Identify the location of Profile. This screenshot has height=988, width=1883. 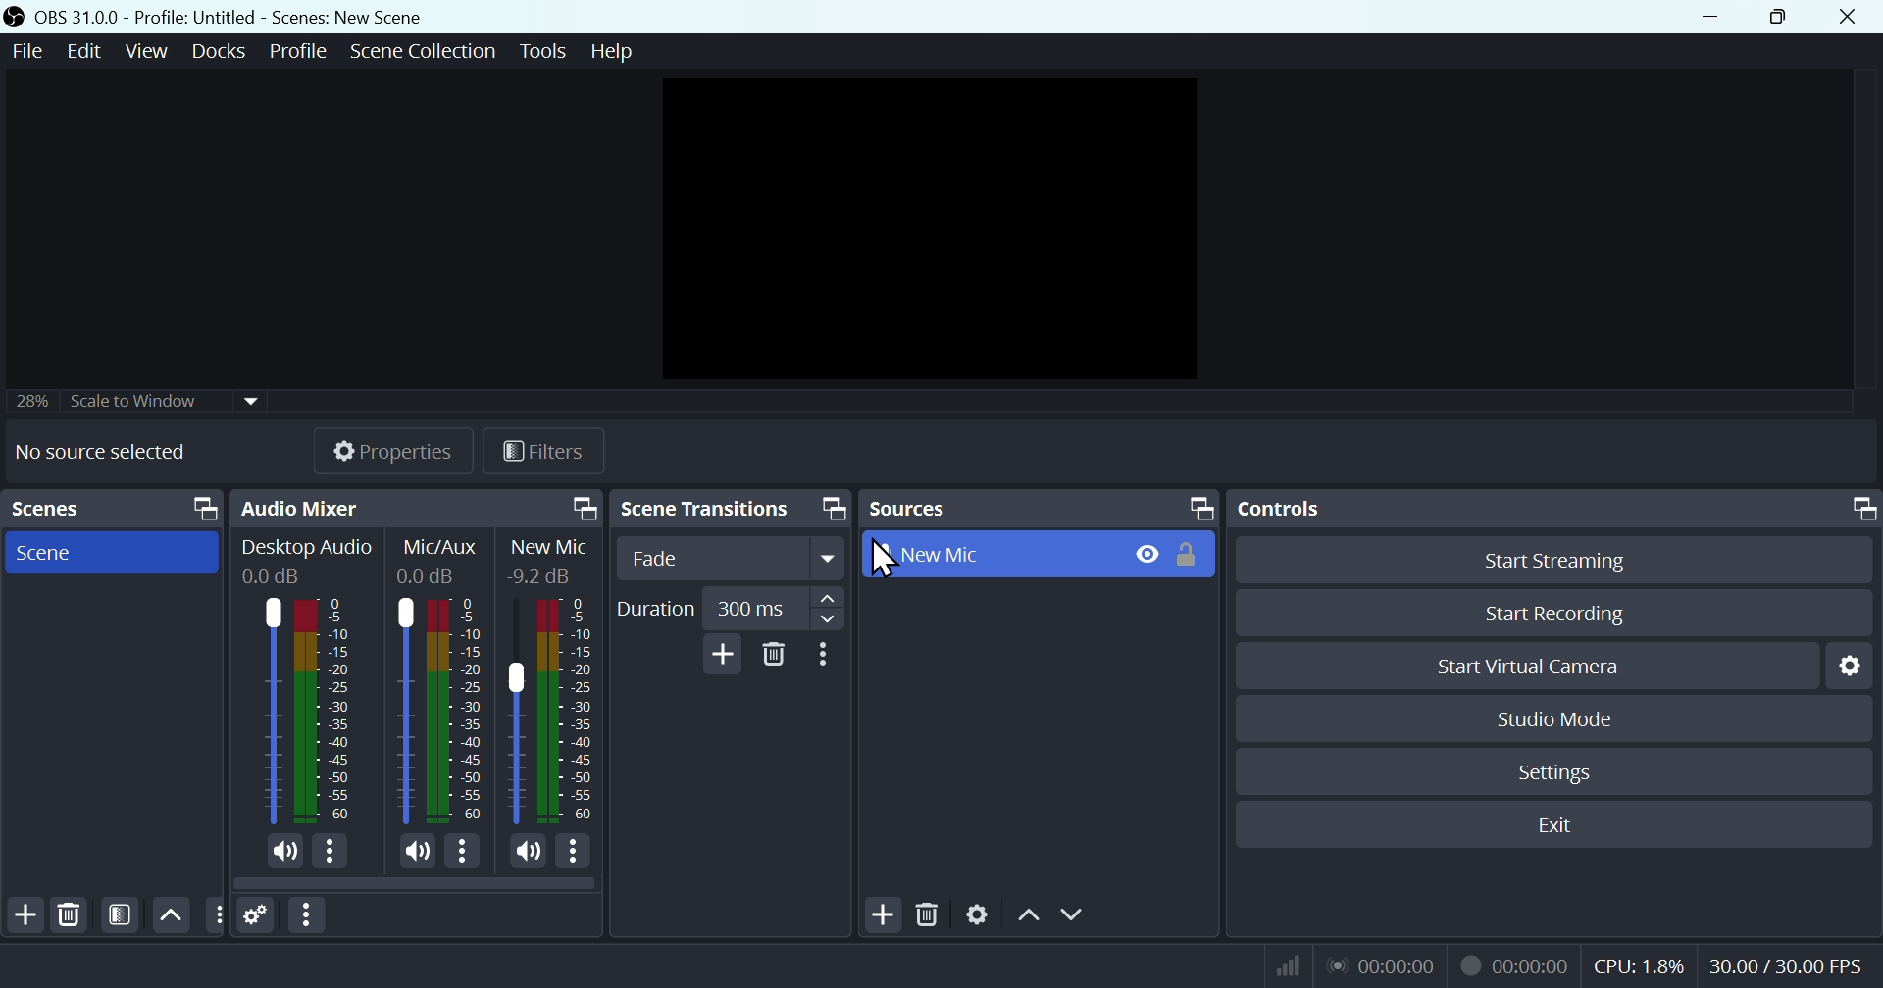
(294, 54).